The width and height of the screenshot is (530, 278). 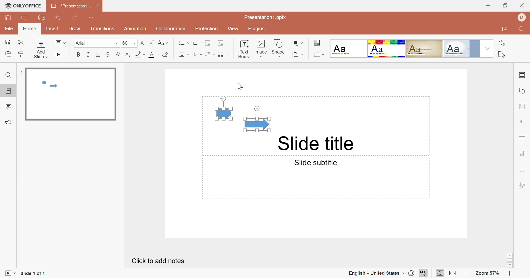 I want to click on Center Text, so click(x=184, y=55).